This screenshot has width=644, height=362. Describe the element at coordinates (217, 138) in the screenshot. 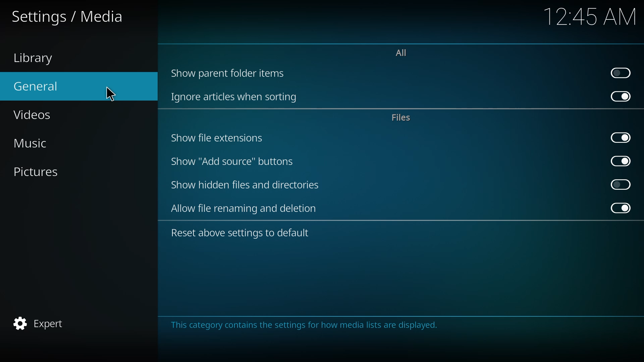

I see `show file extensions` at that location.